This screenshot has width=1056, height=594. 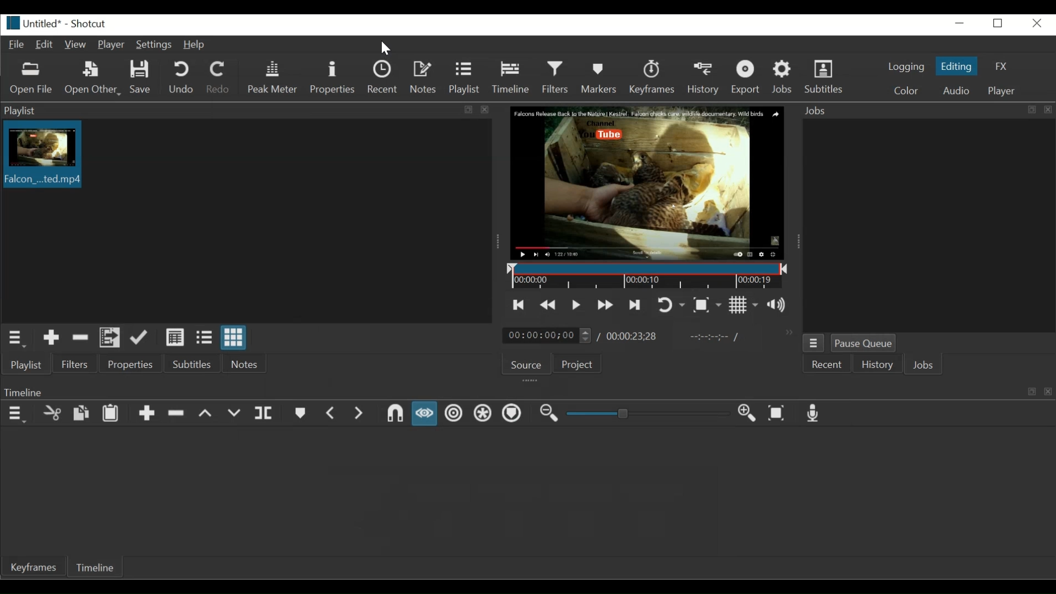 What do you see at coordinates (141, 339) in the screenshot?
I see `Update` at bounding box center [141, 339].